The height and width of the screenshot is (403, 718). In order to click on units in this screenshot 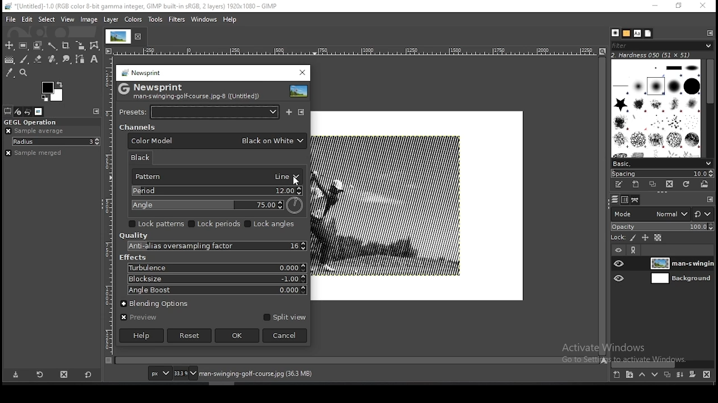, I will do `click(159, 373)`.